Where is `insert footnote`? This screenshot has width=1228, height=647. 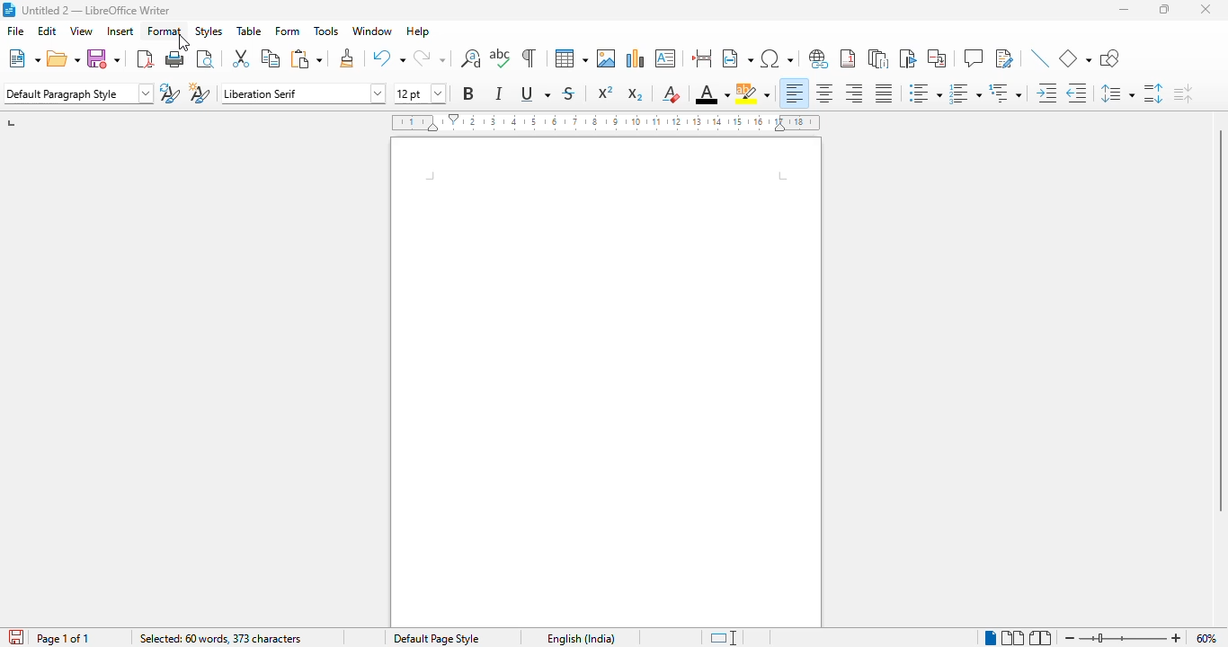
insert footnote is located at coordinates (849, 58).